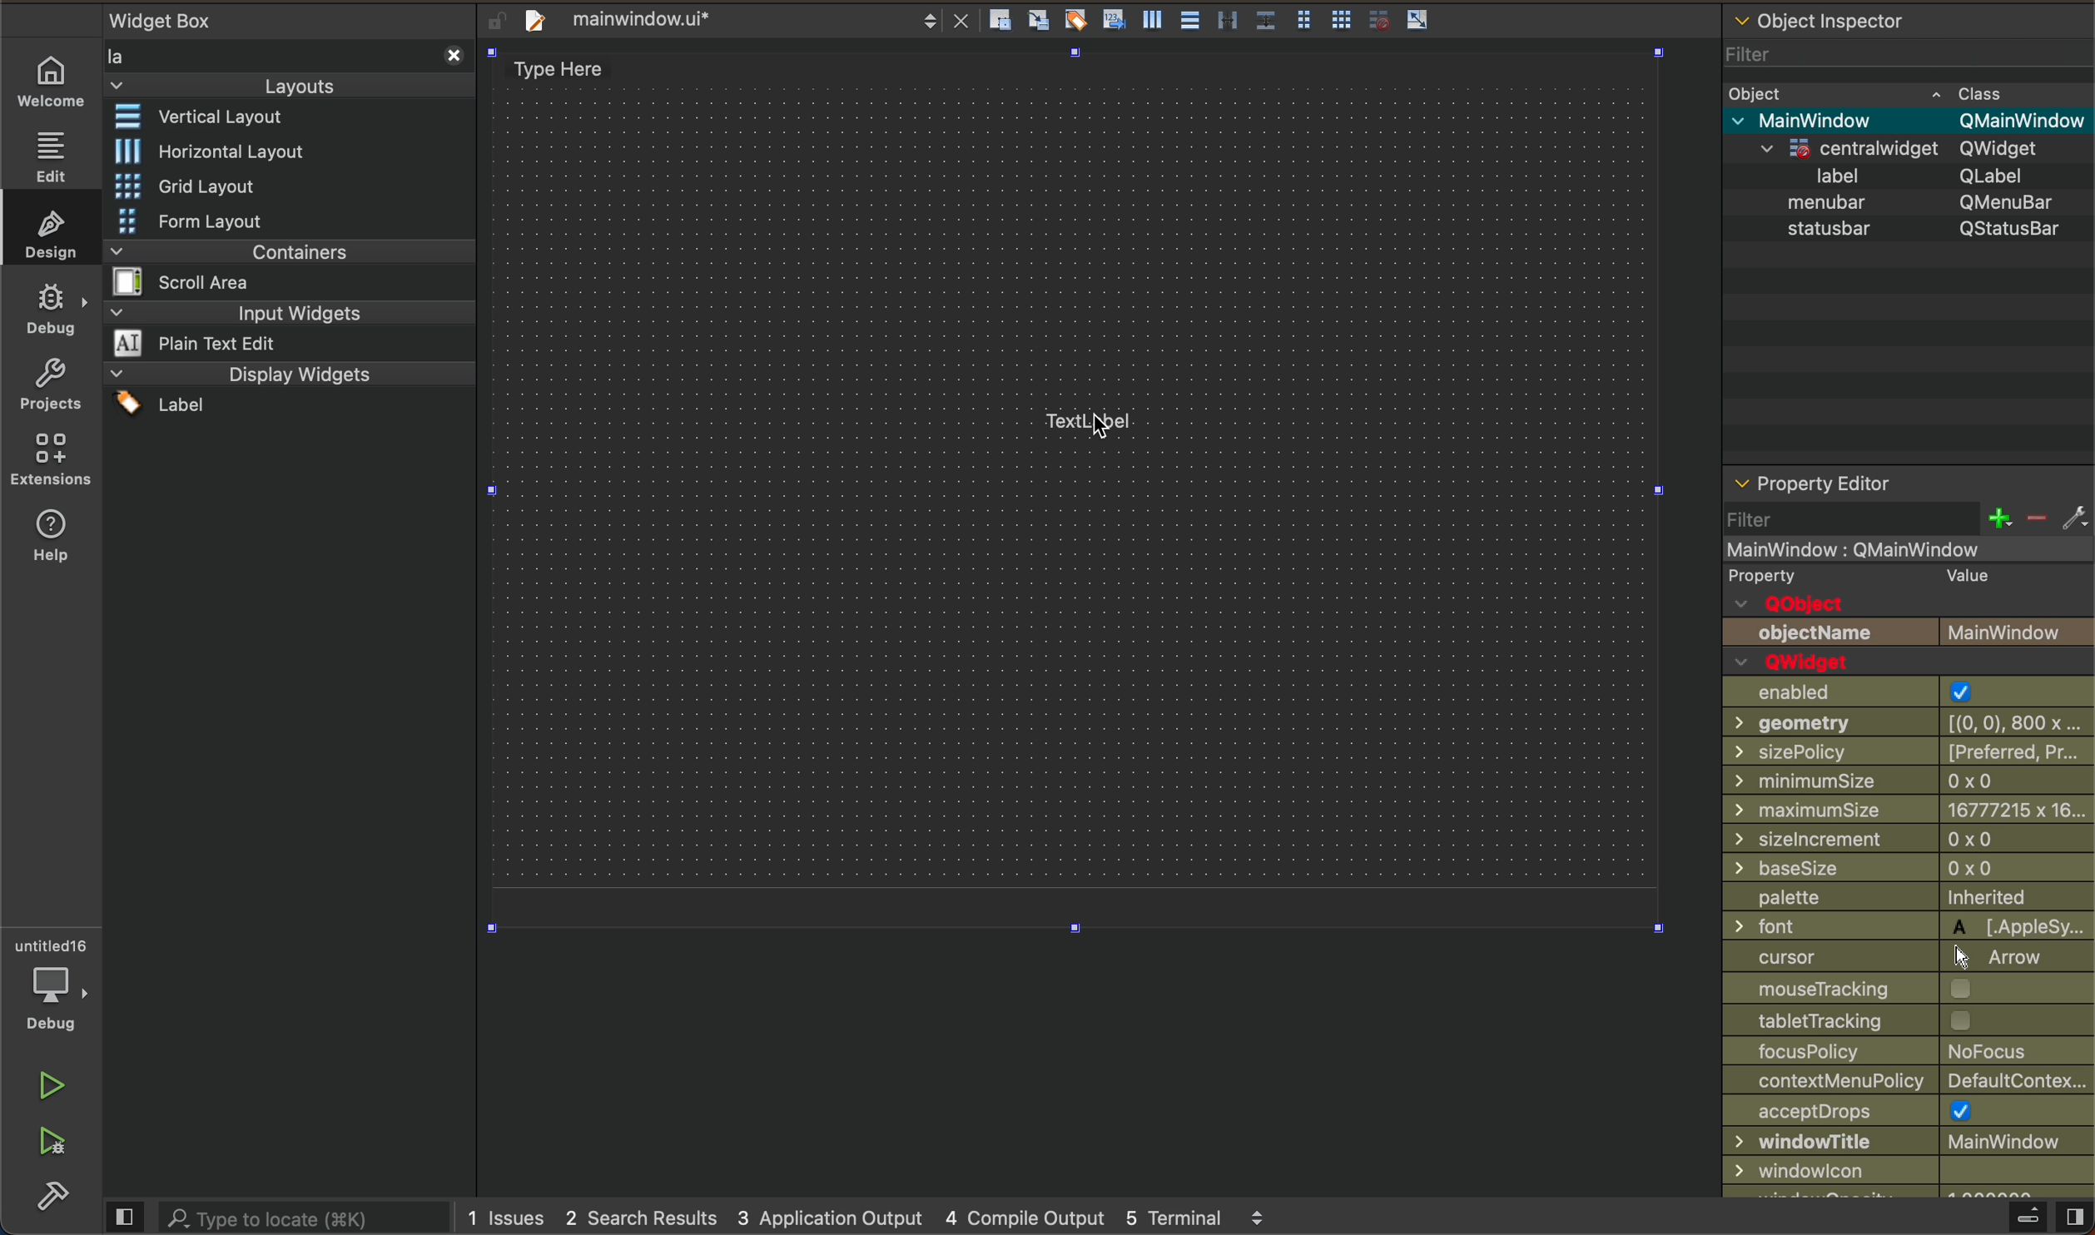 The width and height of the screenshot is (2095, 1235). Describe the element at coordinates (1223, 17) in the screenshot. I see `layout actions` at that location.